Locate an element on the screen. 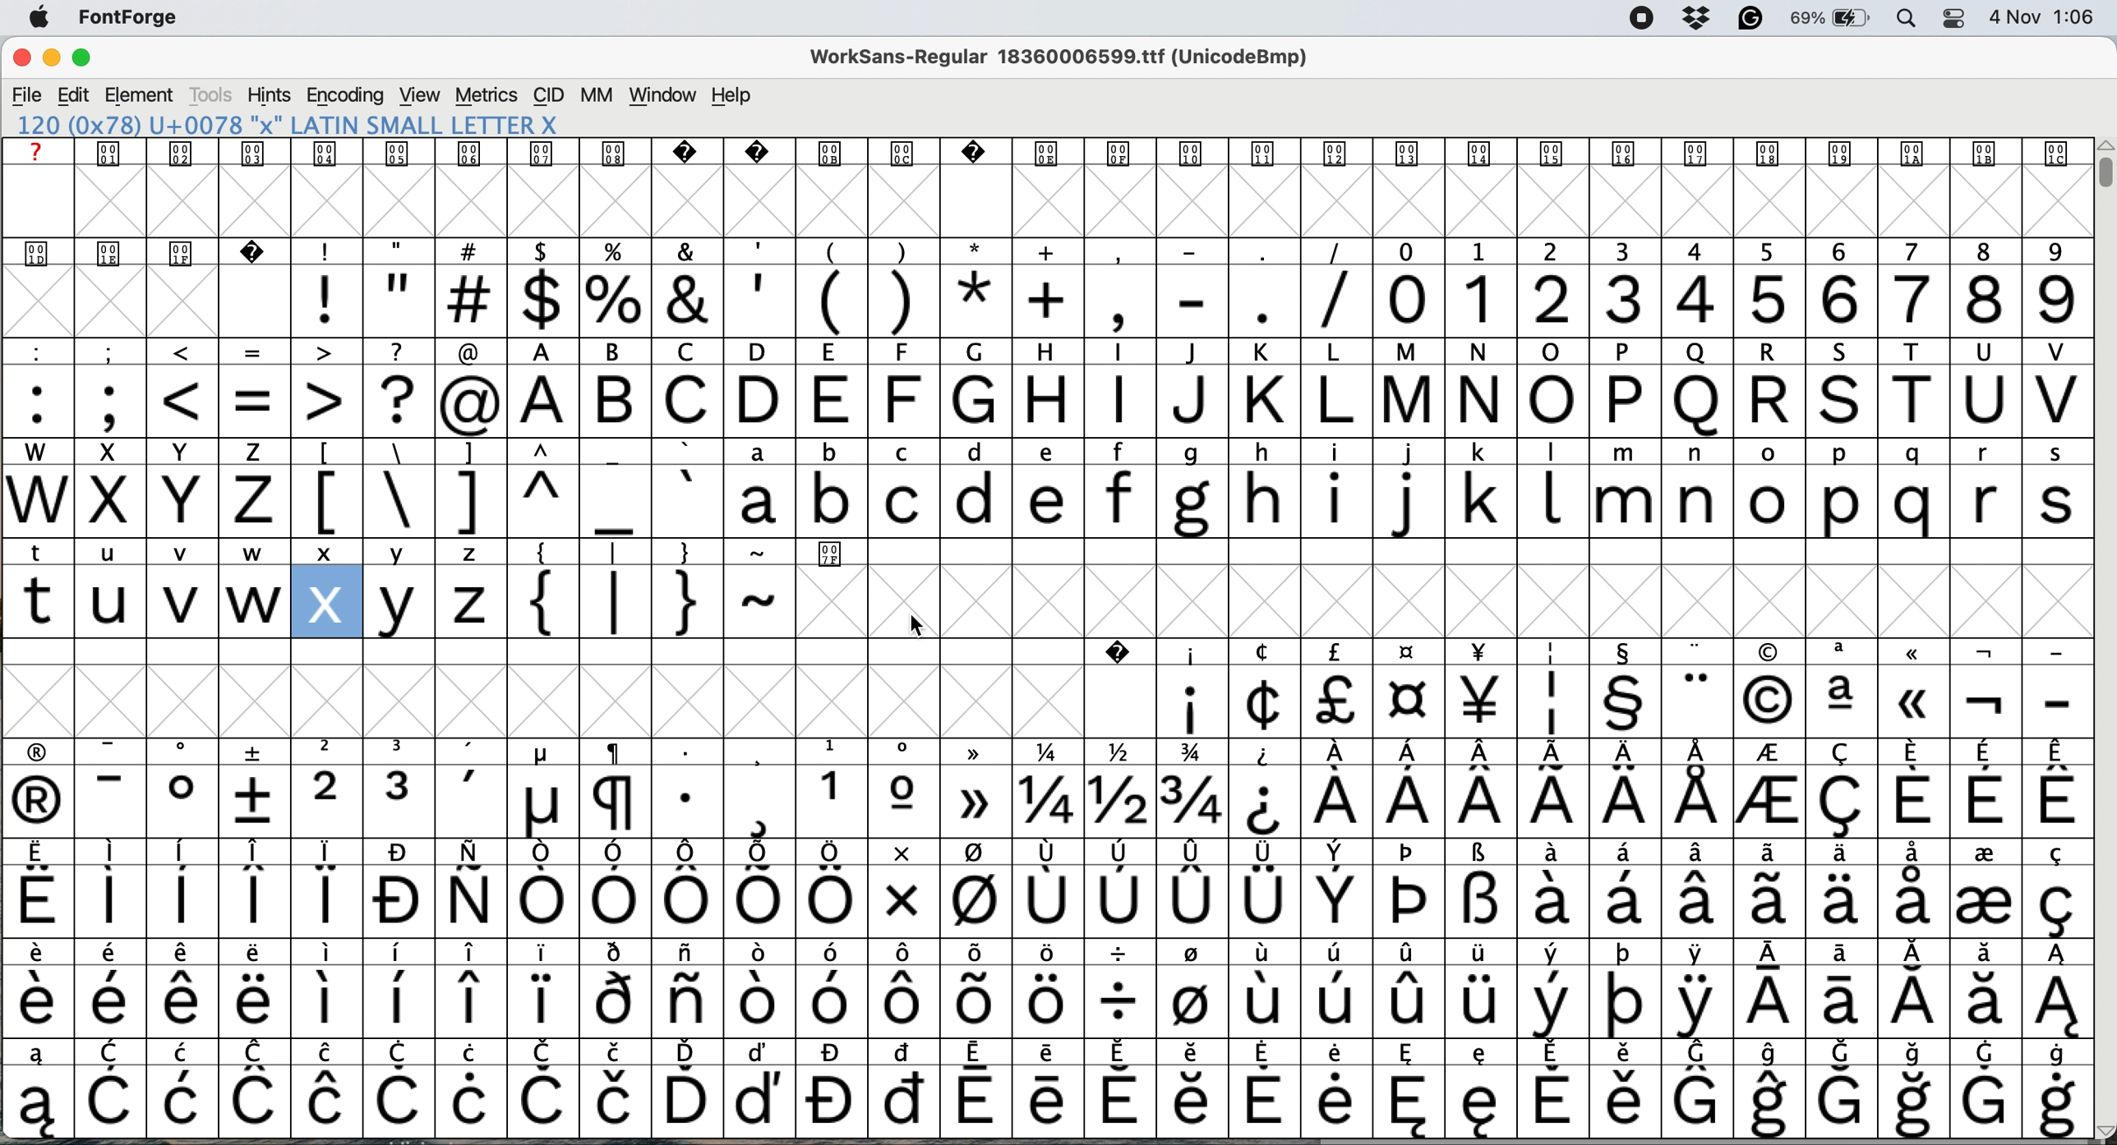  system logo is located at coordinates (46, 18).